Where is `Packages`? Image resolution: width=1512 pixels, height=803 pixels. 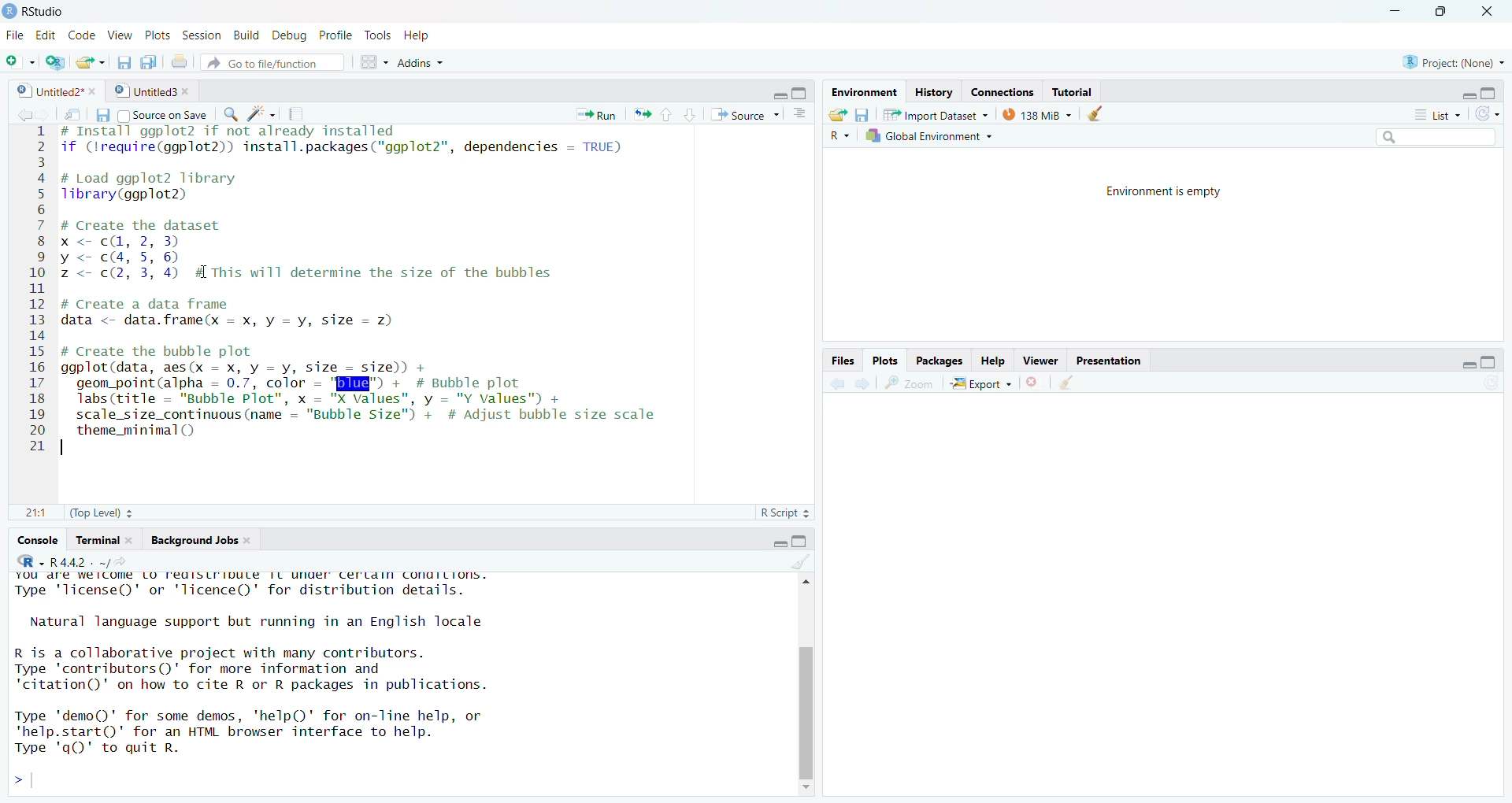
Packages is located at coordinates (942, 361).